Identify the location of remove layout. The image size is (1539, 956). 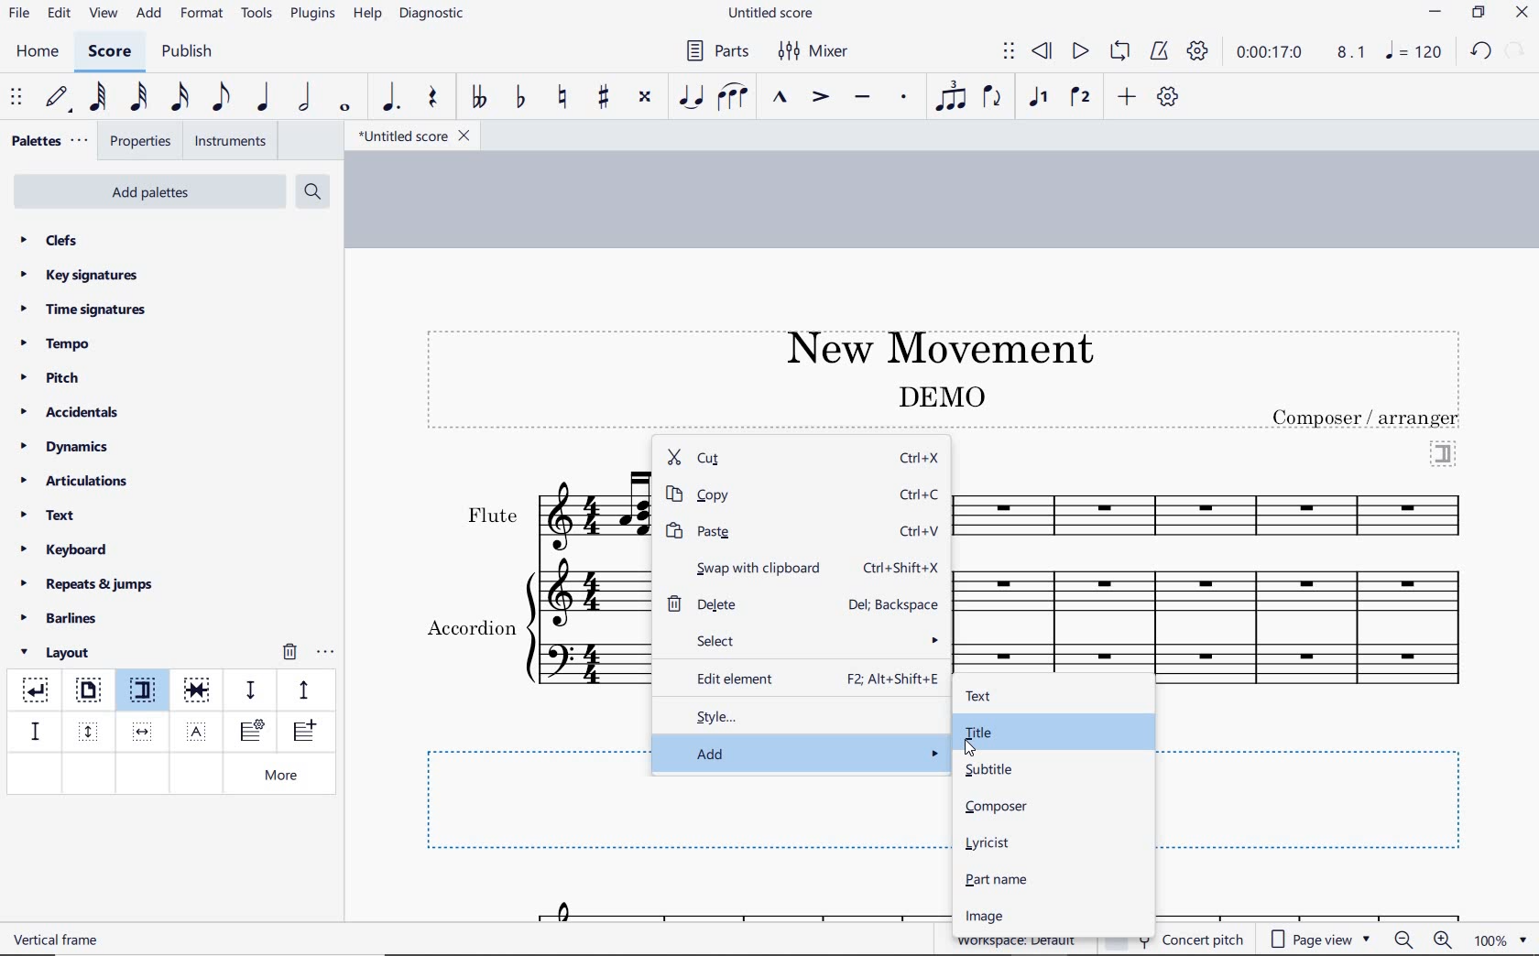
(289, 654).